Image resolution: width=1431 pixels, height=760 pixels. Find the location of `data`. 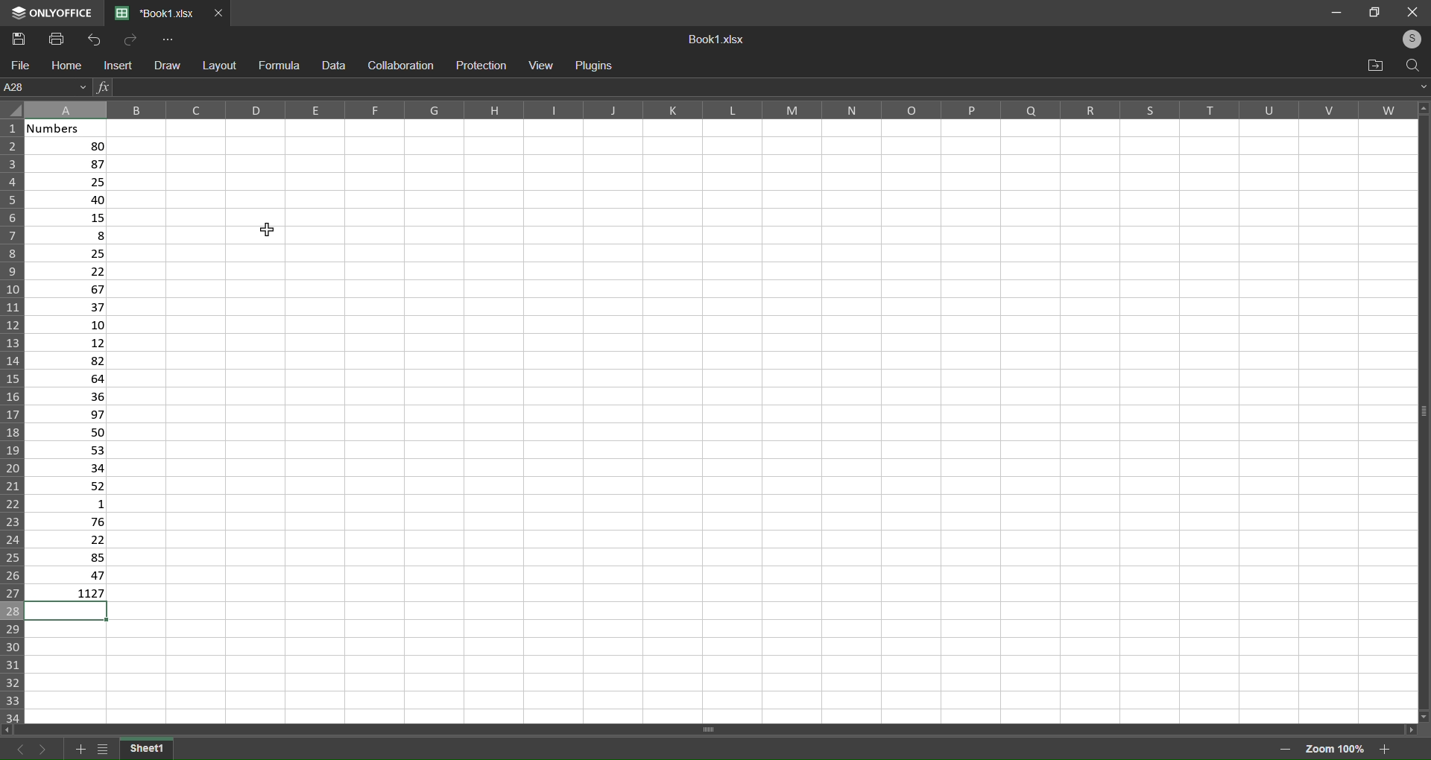

data is located at coordinates (72, 358).